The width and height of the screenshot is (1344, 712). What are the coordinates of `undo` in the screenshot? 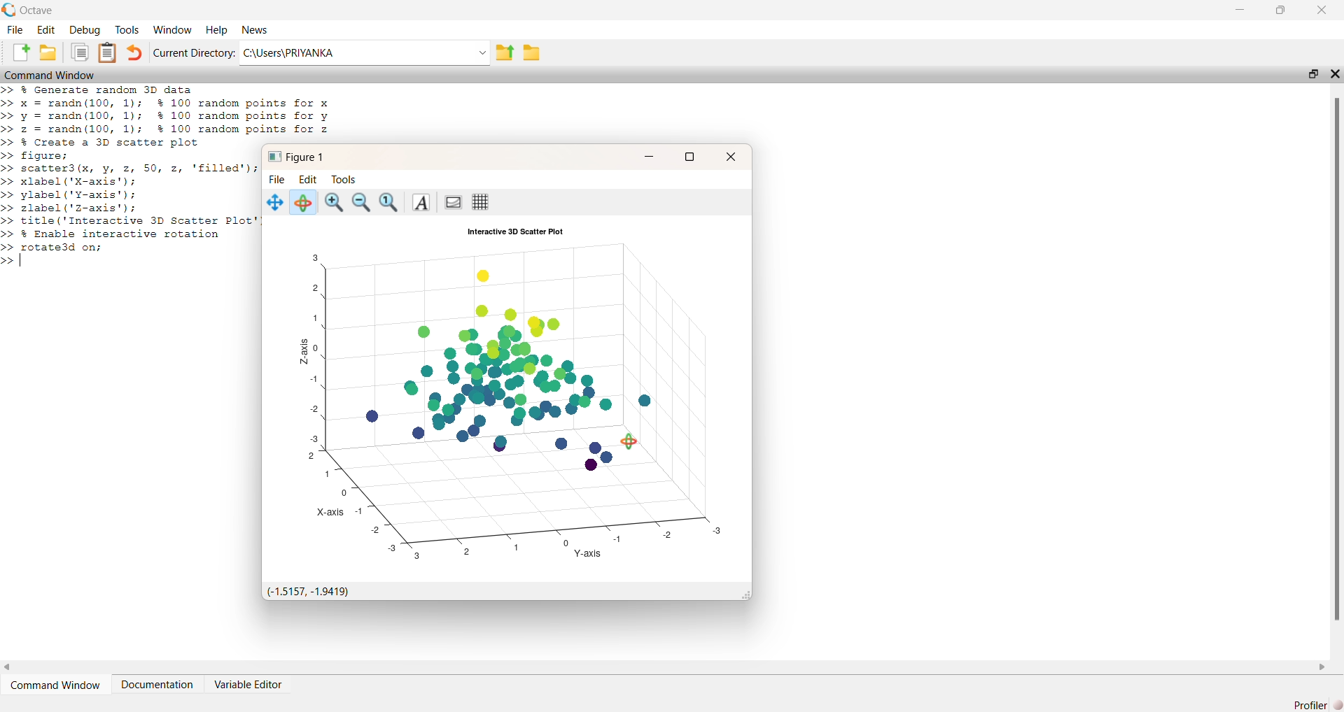 It's located at (134, 52).